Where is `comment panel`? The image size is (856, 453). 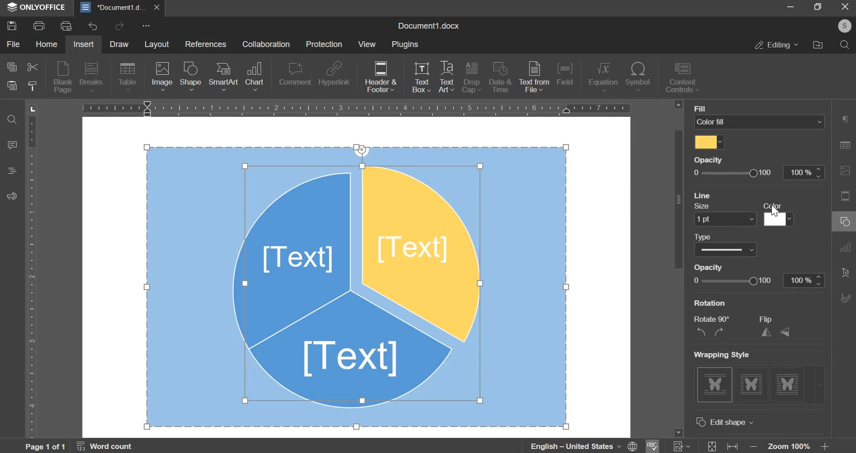
comment panel is located at coordinates (13, 146).